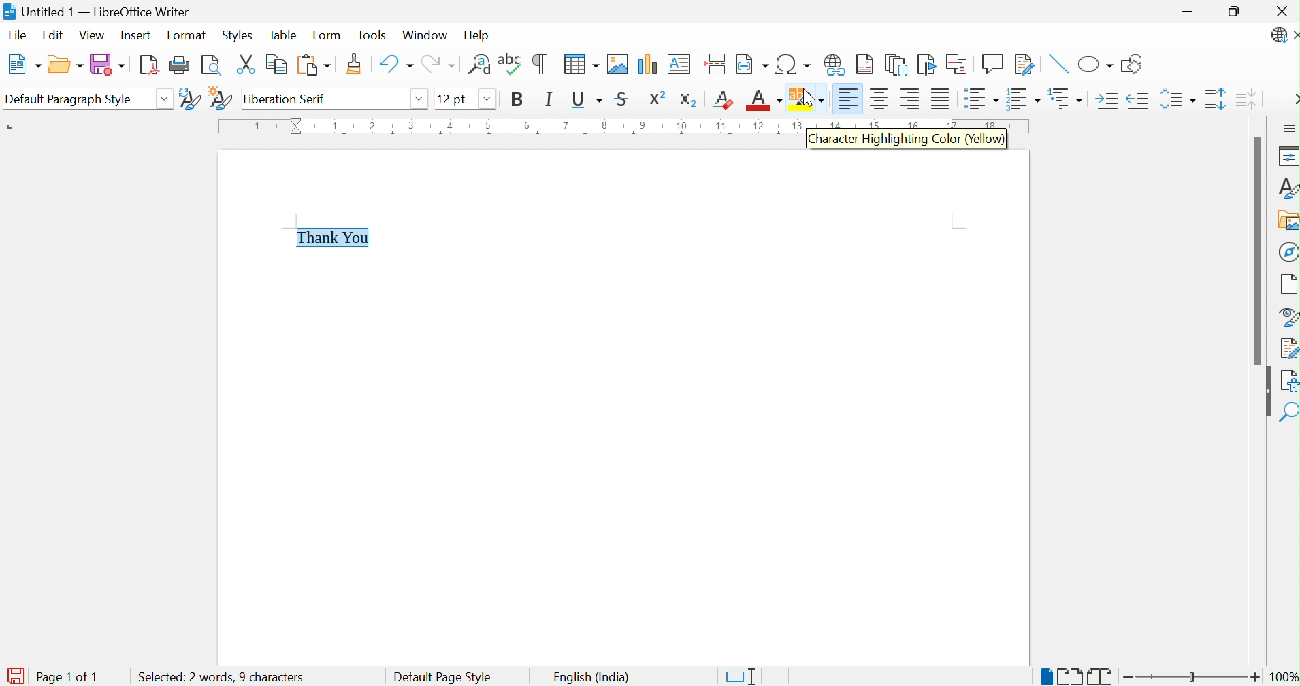 This screenshot has width=1300, height=686. I want to click on Navigator, so click(1288, 251).